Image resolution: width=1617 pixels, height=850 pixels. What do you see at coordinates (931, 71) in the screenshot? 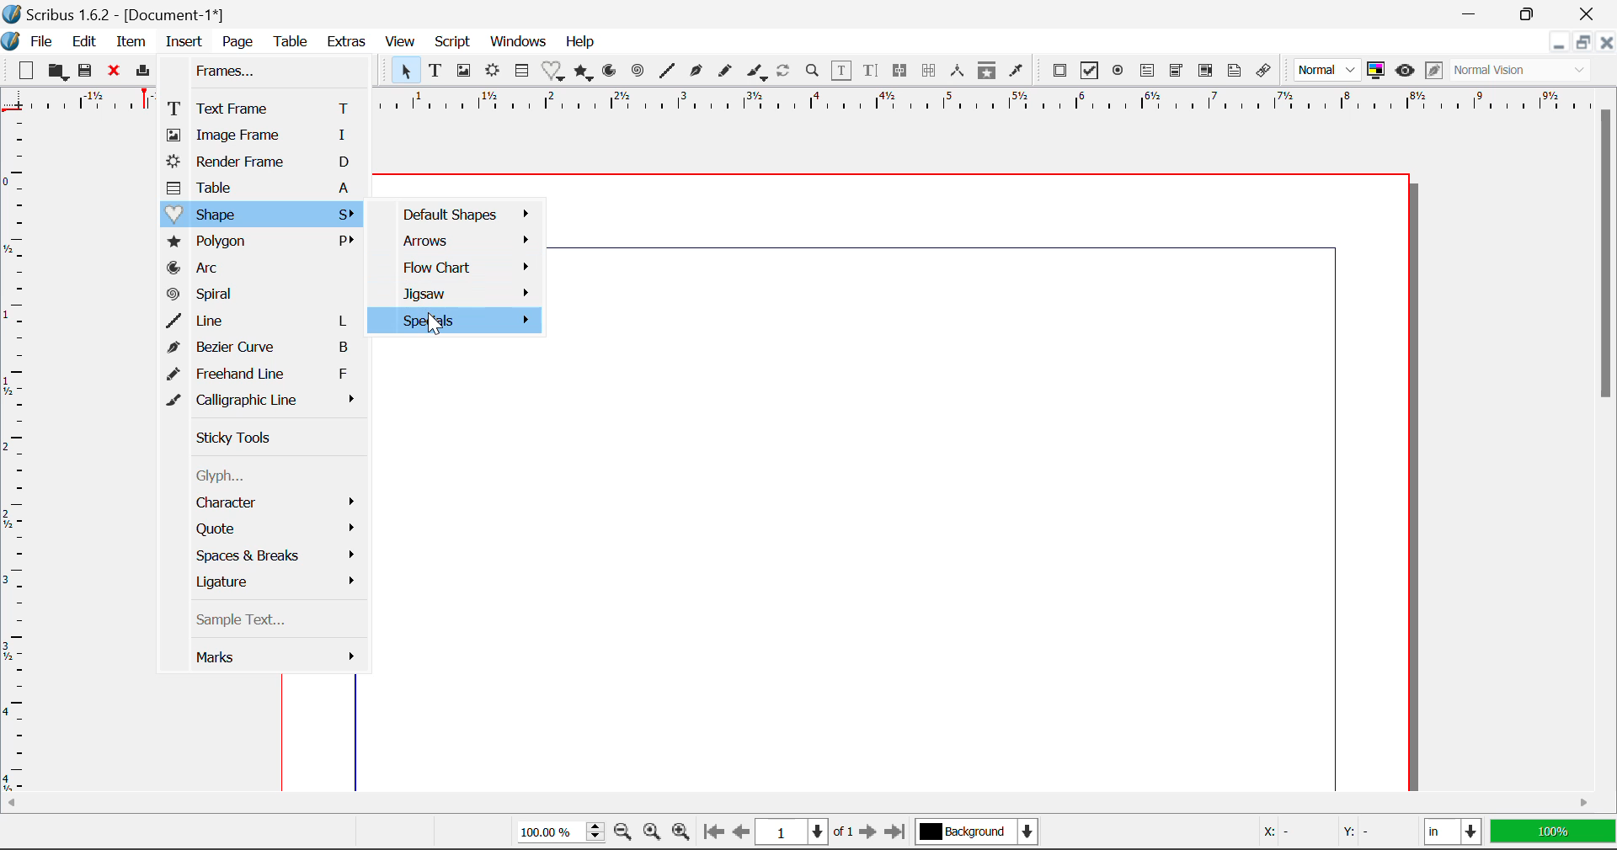
I see `Delink Text Frames` at bounding box center [931, 71].